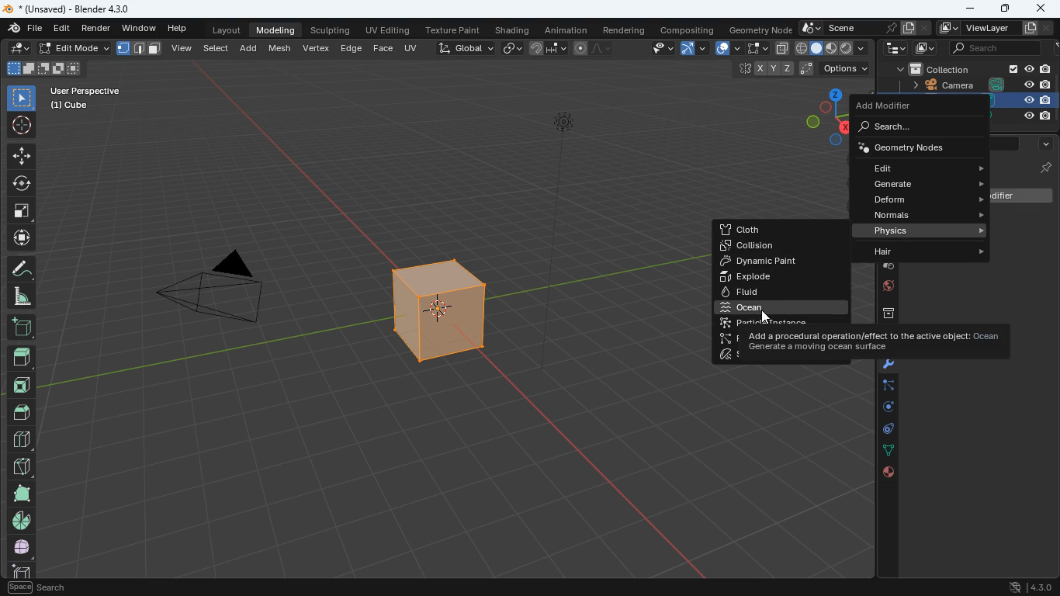 This screenshot has height=596, width=1060. Describe the element at coordinates (1041, 7) in the screenshot. I see `close` at that location.